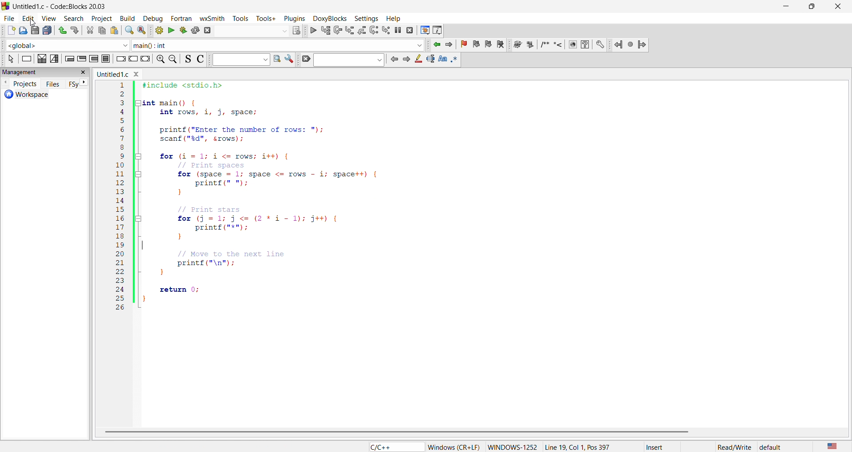 This screenshot has width=852, height=452. I want to click on untitled1.c, so click(121, 74).